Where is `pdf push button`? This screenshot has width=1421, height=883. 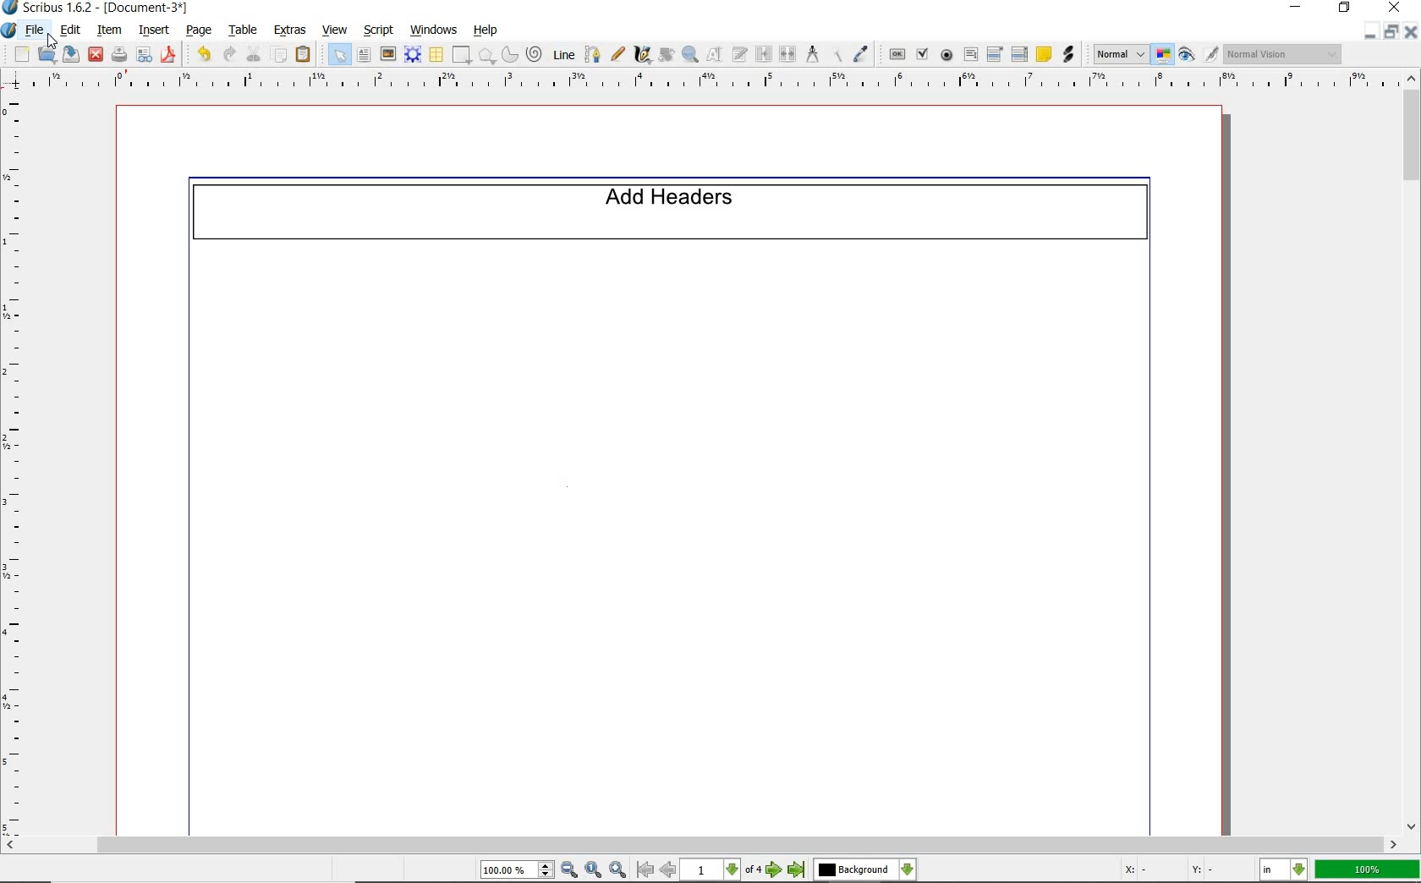 pdf push button is located at coordinates (897, 53).